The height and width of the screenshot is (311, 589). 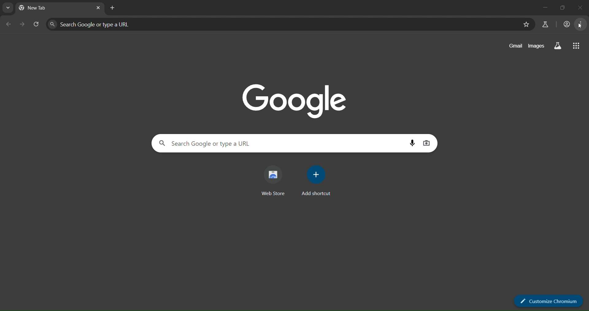 I want to click on search labs, so click(x=558, y=46).